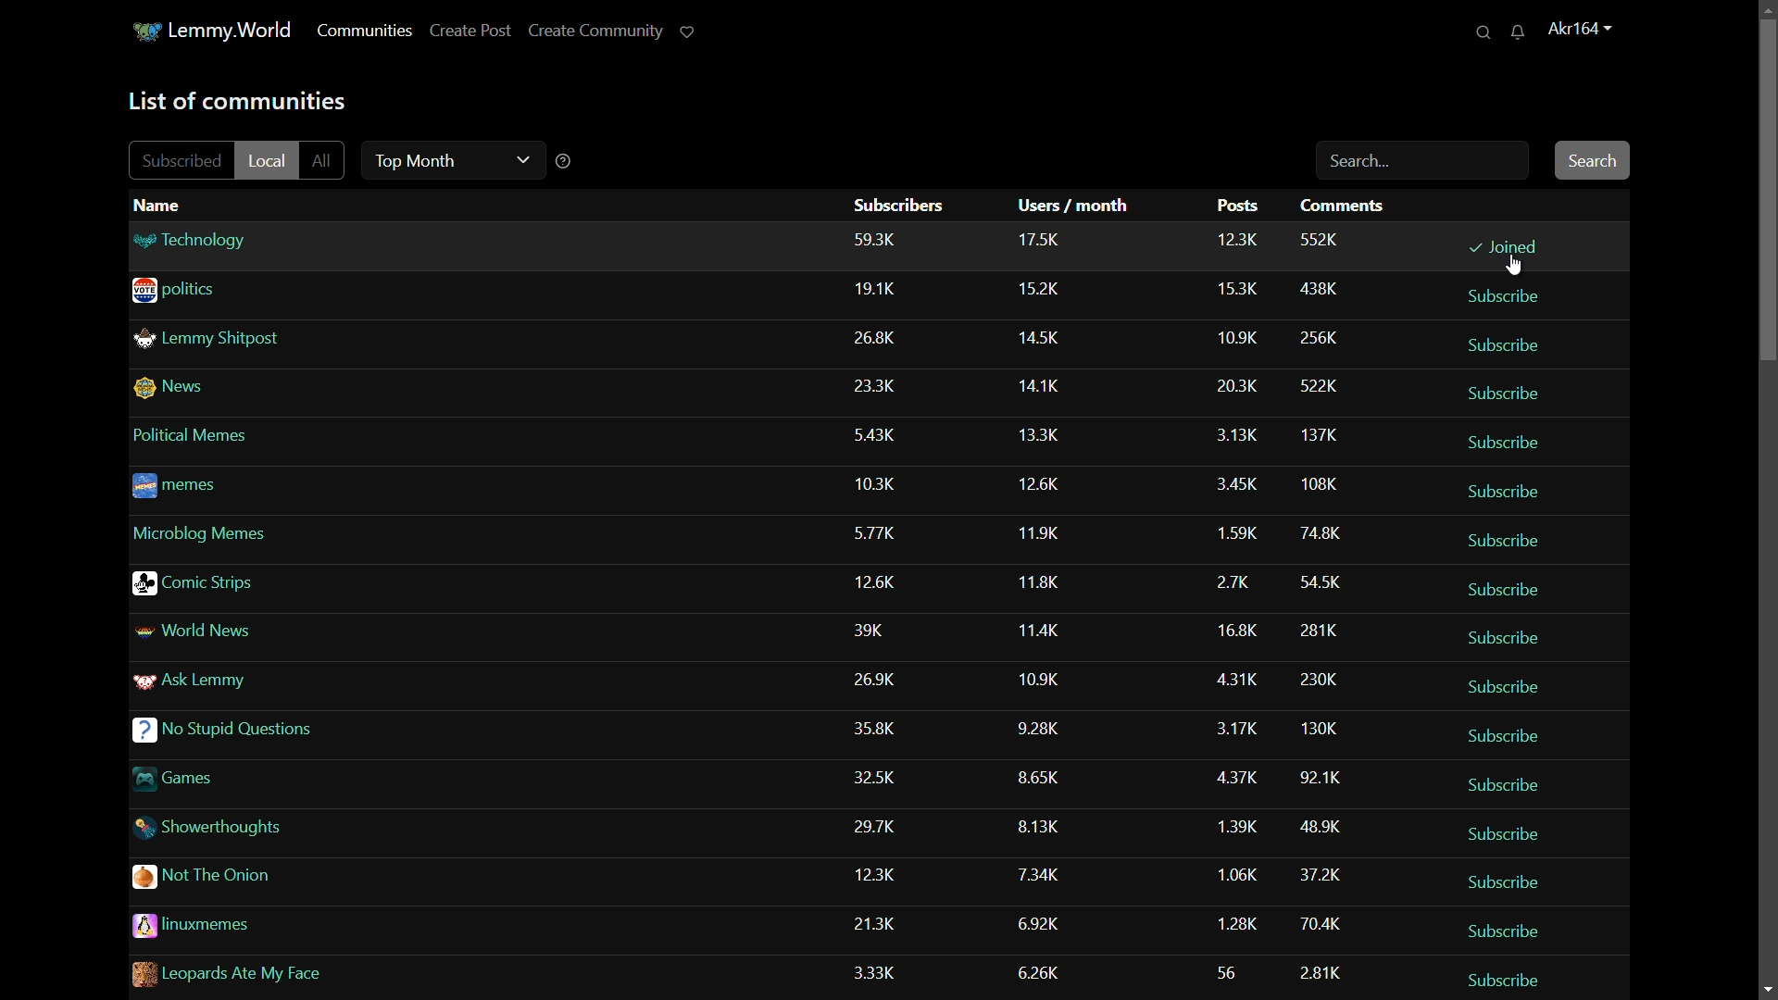 This screenshot has height=1000, width=1778. I want to click on app icon, so click(147, 30).